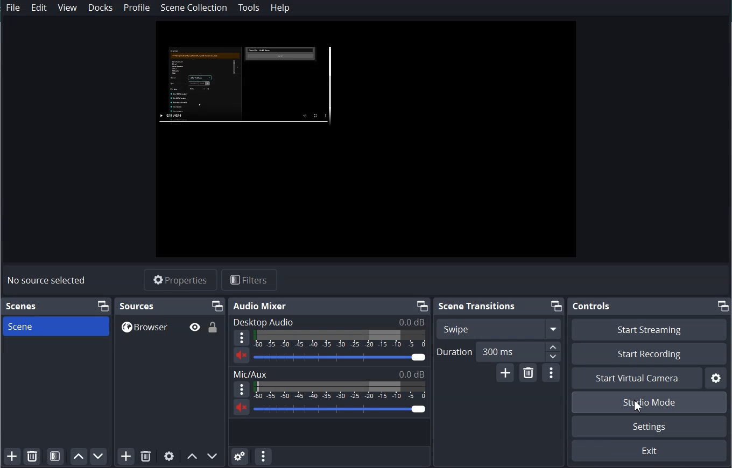 The width and height of the screenshot is (732, 468). Describe the element at coordinates (261, 306) in the screenshot. I see `Audio Mixer` at that location.